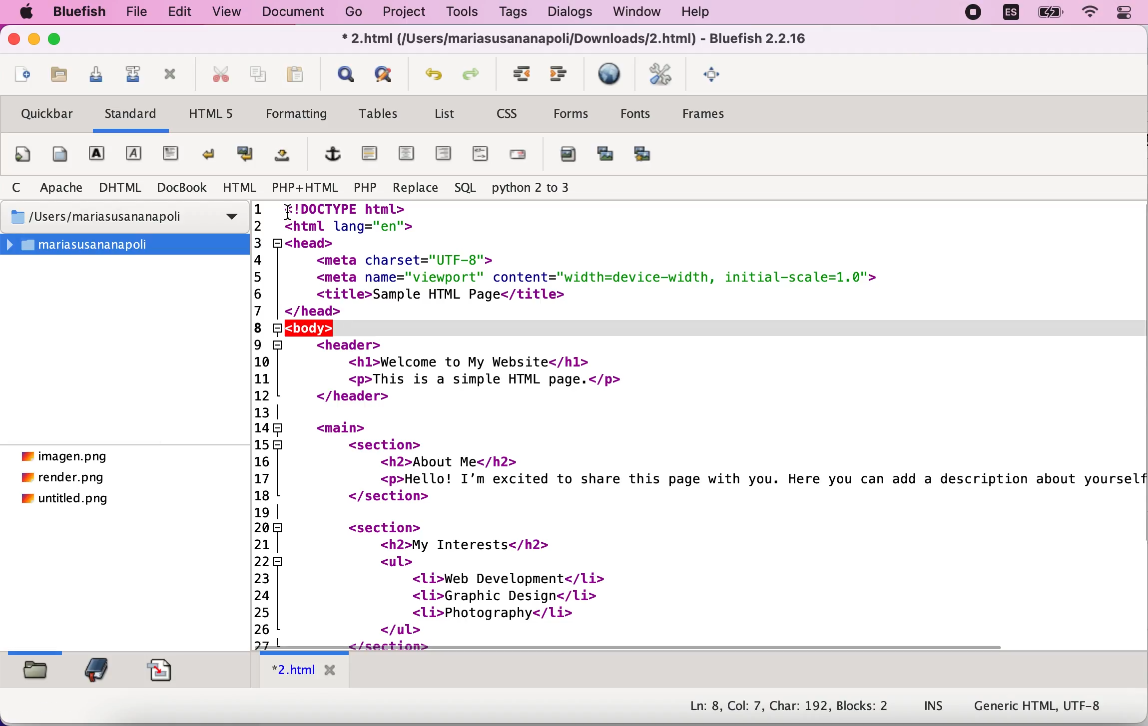 This screenshot has height=726, width=1148. What do you see at coordinates (296, 112) in the screenshot?
I see `formatting` at bounding box center [296, 112].